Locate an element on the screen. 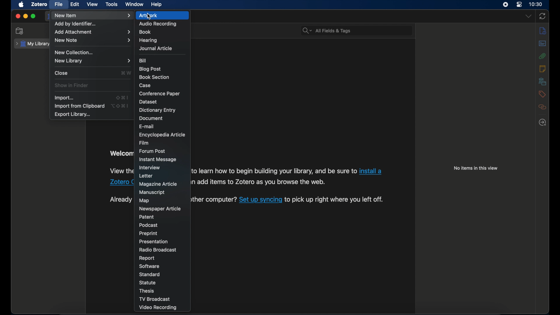 Image resolution: width=560 pixels, height=315 pixels. my library is located at coordinates (33, 44).